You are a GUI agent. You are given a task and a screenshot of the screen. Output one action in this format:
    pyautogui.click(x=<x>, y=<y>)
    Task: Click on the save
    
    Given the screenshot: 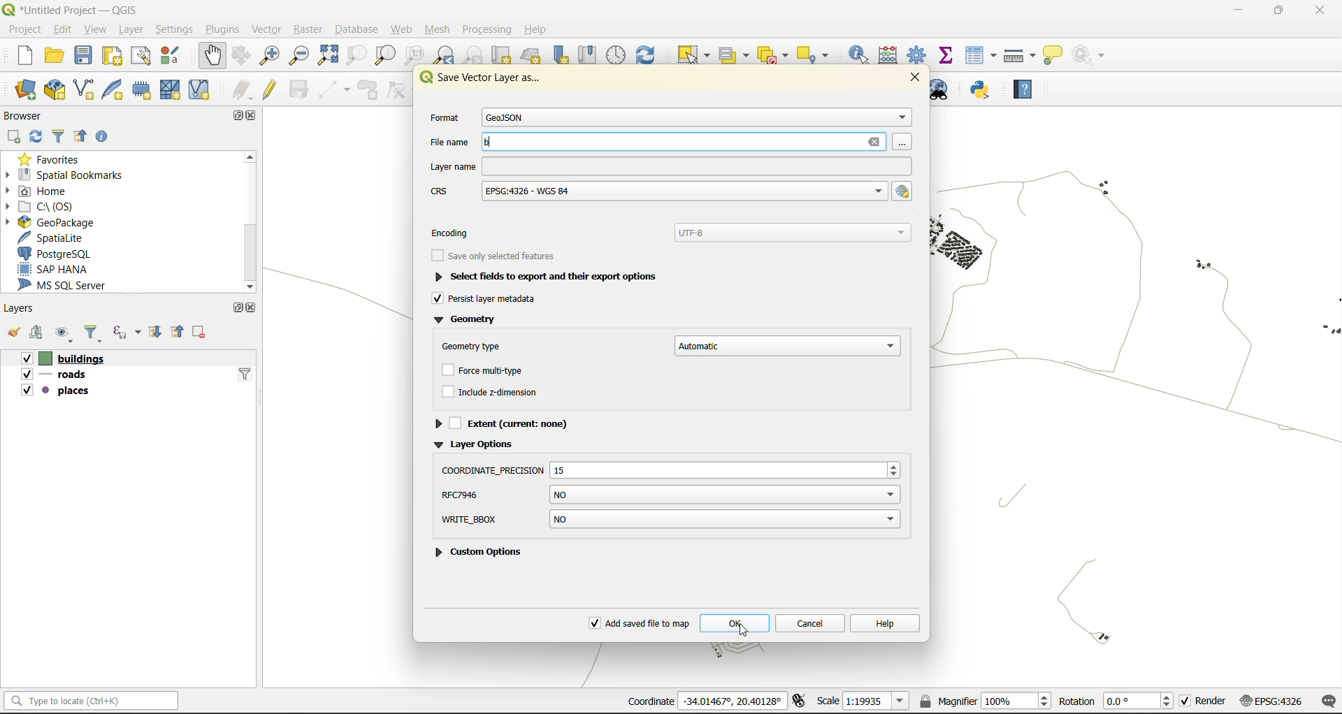 What is the action you would take?
    pyautogui.click(x=84, y=57)
    